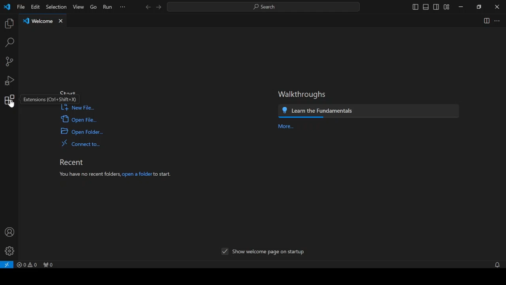 The width and height of the screenshot is (506, 285). I want to click on minimize, so click(461, 7).